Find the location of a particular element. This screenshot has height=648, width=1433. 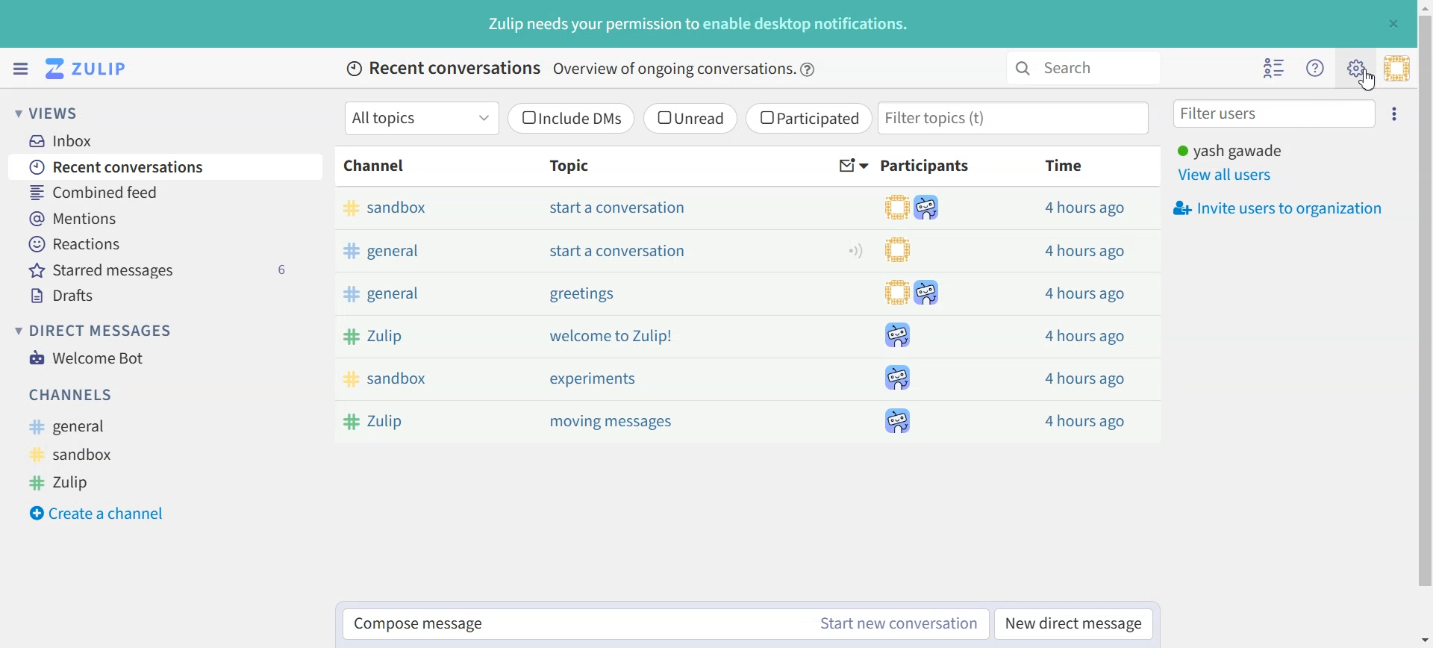

Text is located at coordinates (571, 69).